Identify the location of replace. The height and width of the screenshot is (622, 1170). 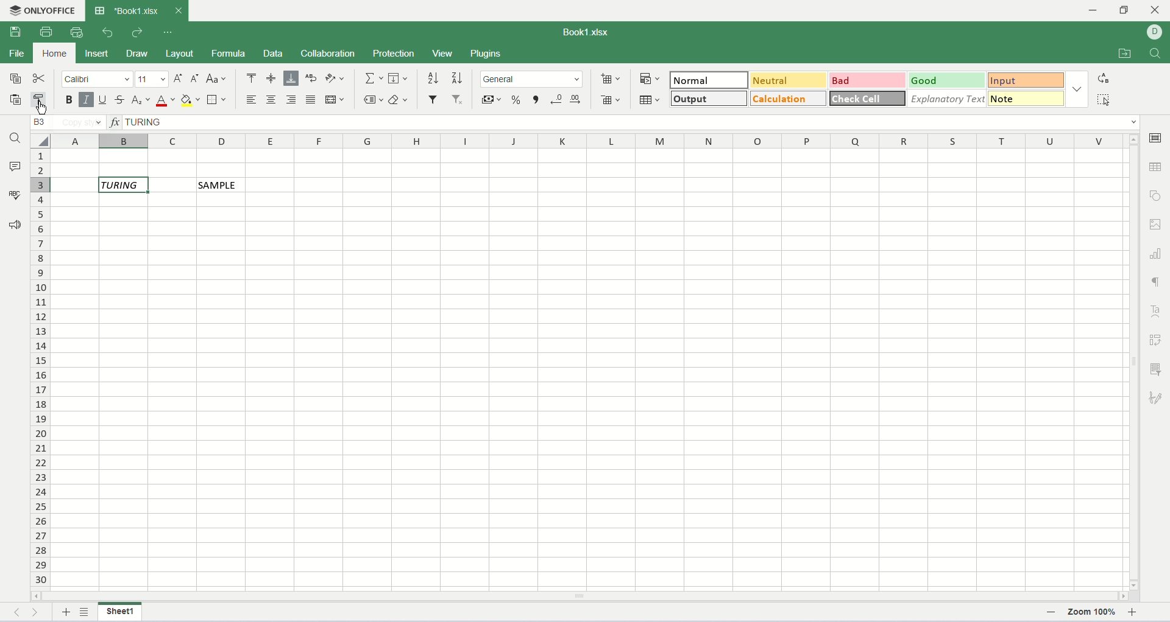
(1105, 78).